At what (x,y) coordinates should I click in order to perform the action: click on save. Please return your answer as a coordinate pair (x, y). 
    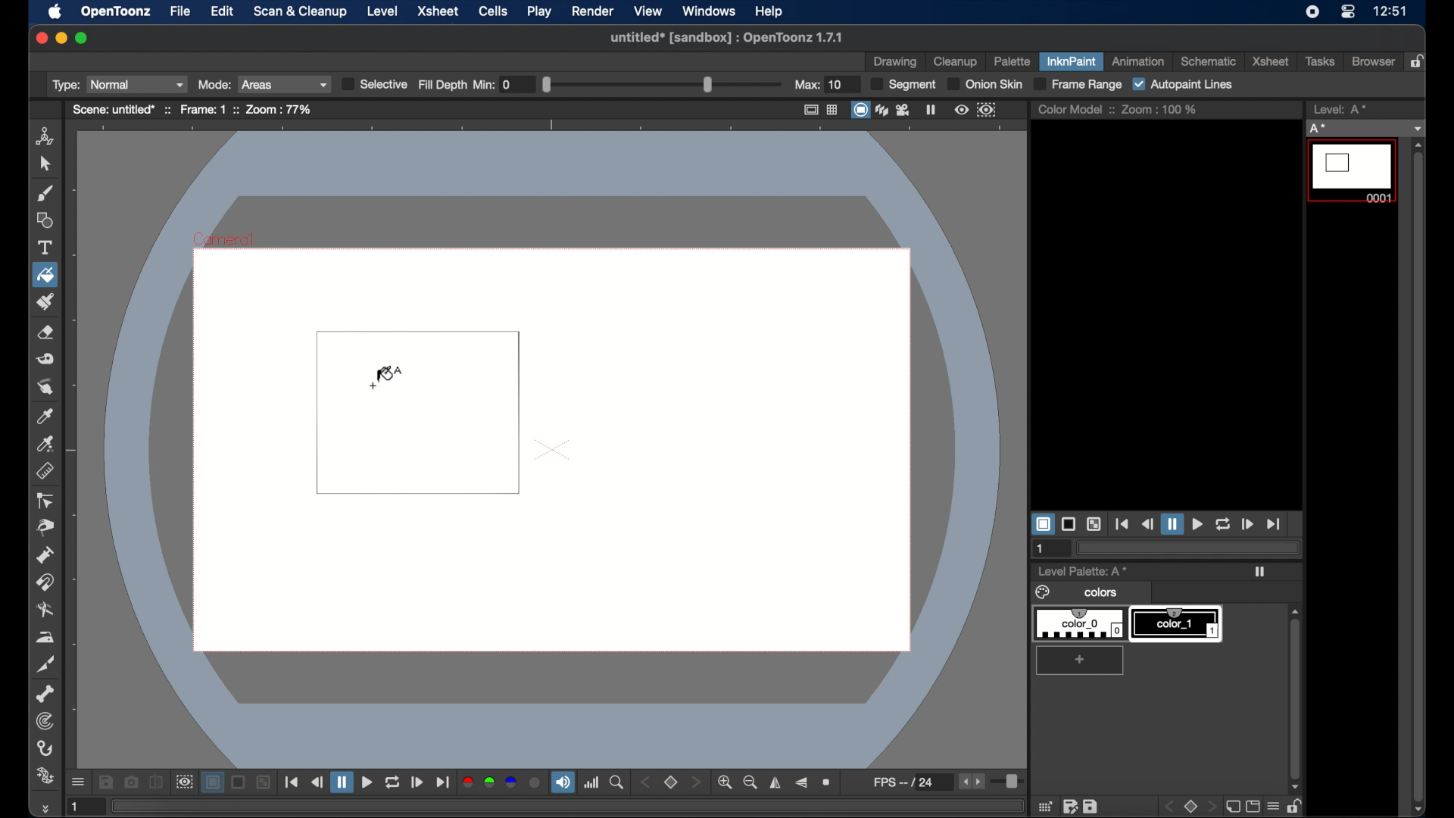
    Looking at the image, I should click on (1090, 806).